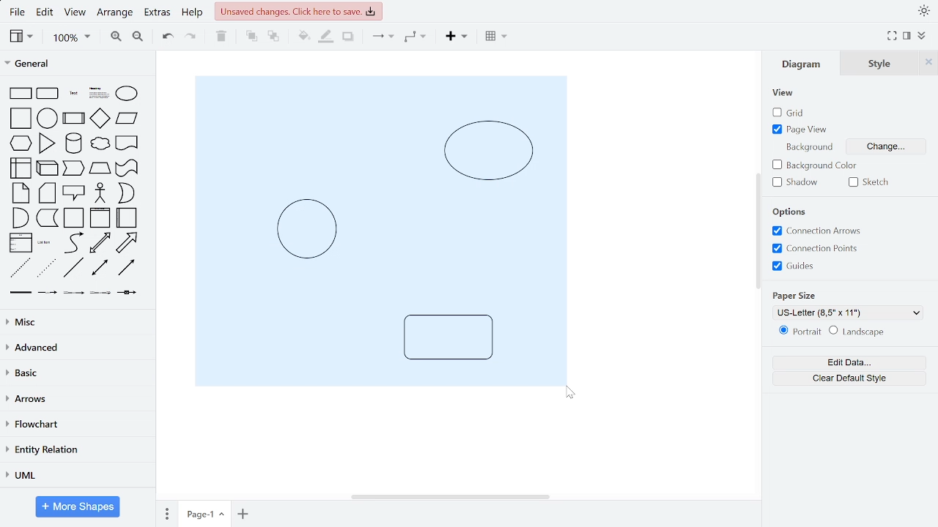 This screenshot has height=527, width=938. I want to click on format, so click(906, 36).